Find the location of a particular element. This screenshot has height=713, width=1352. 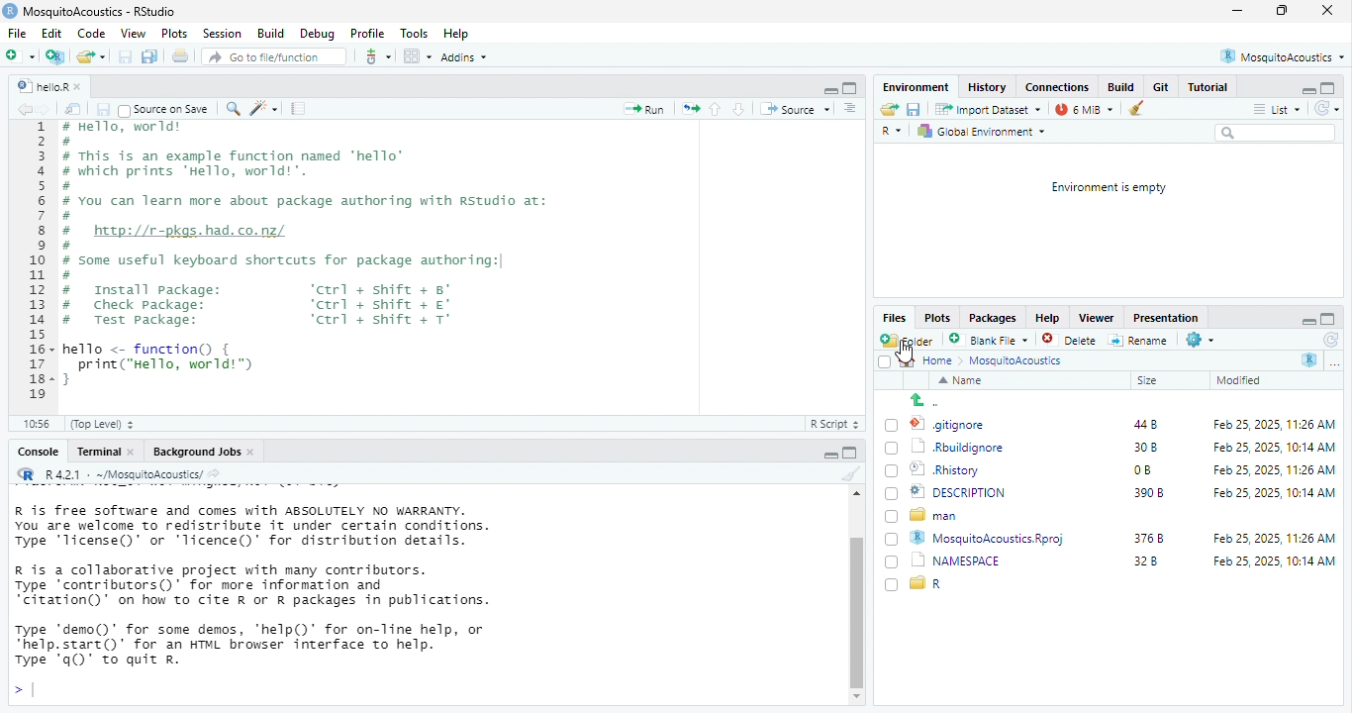

 .gitignore is located at coordinates (954, 426).